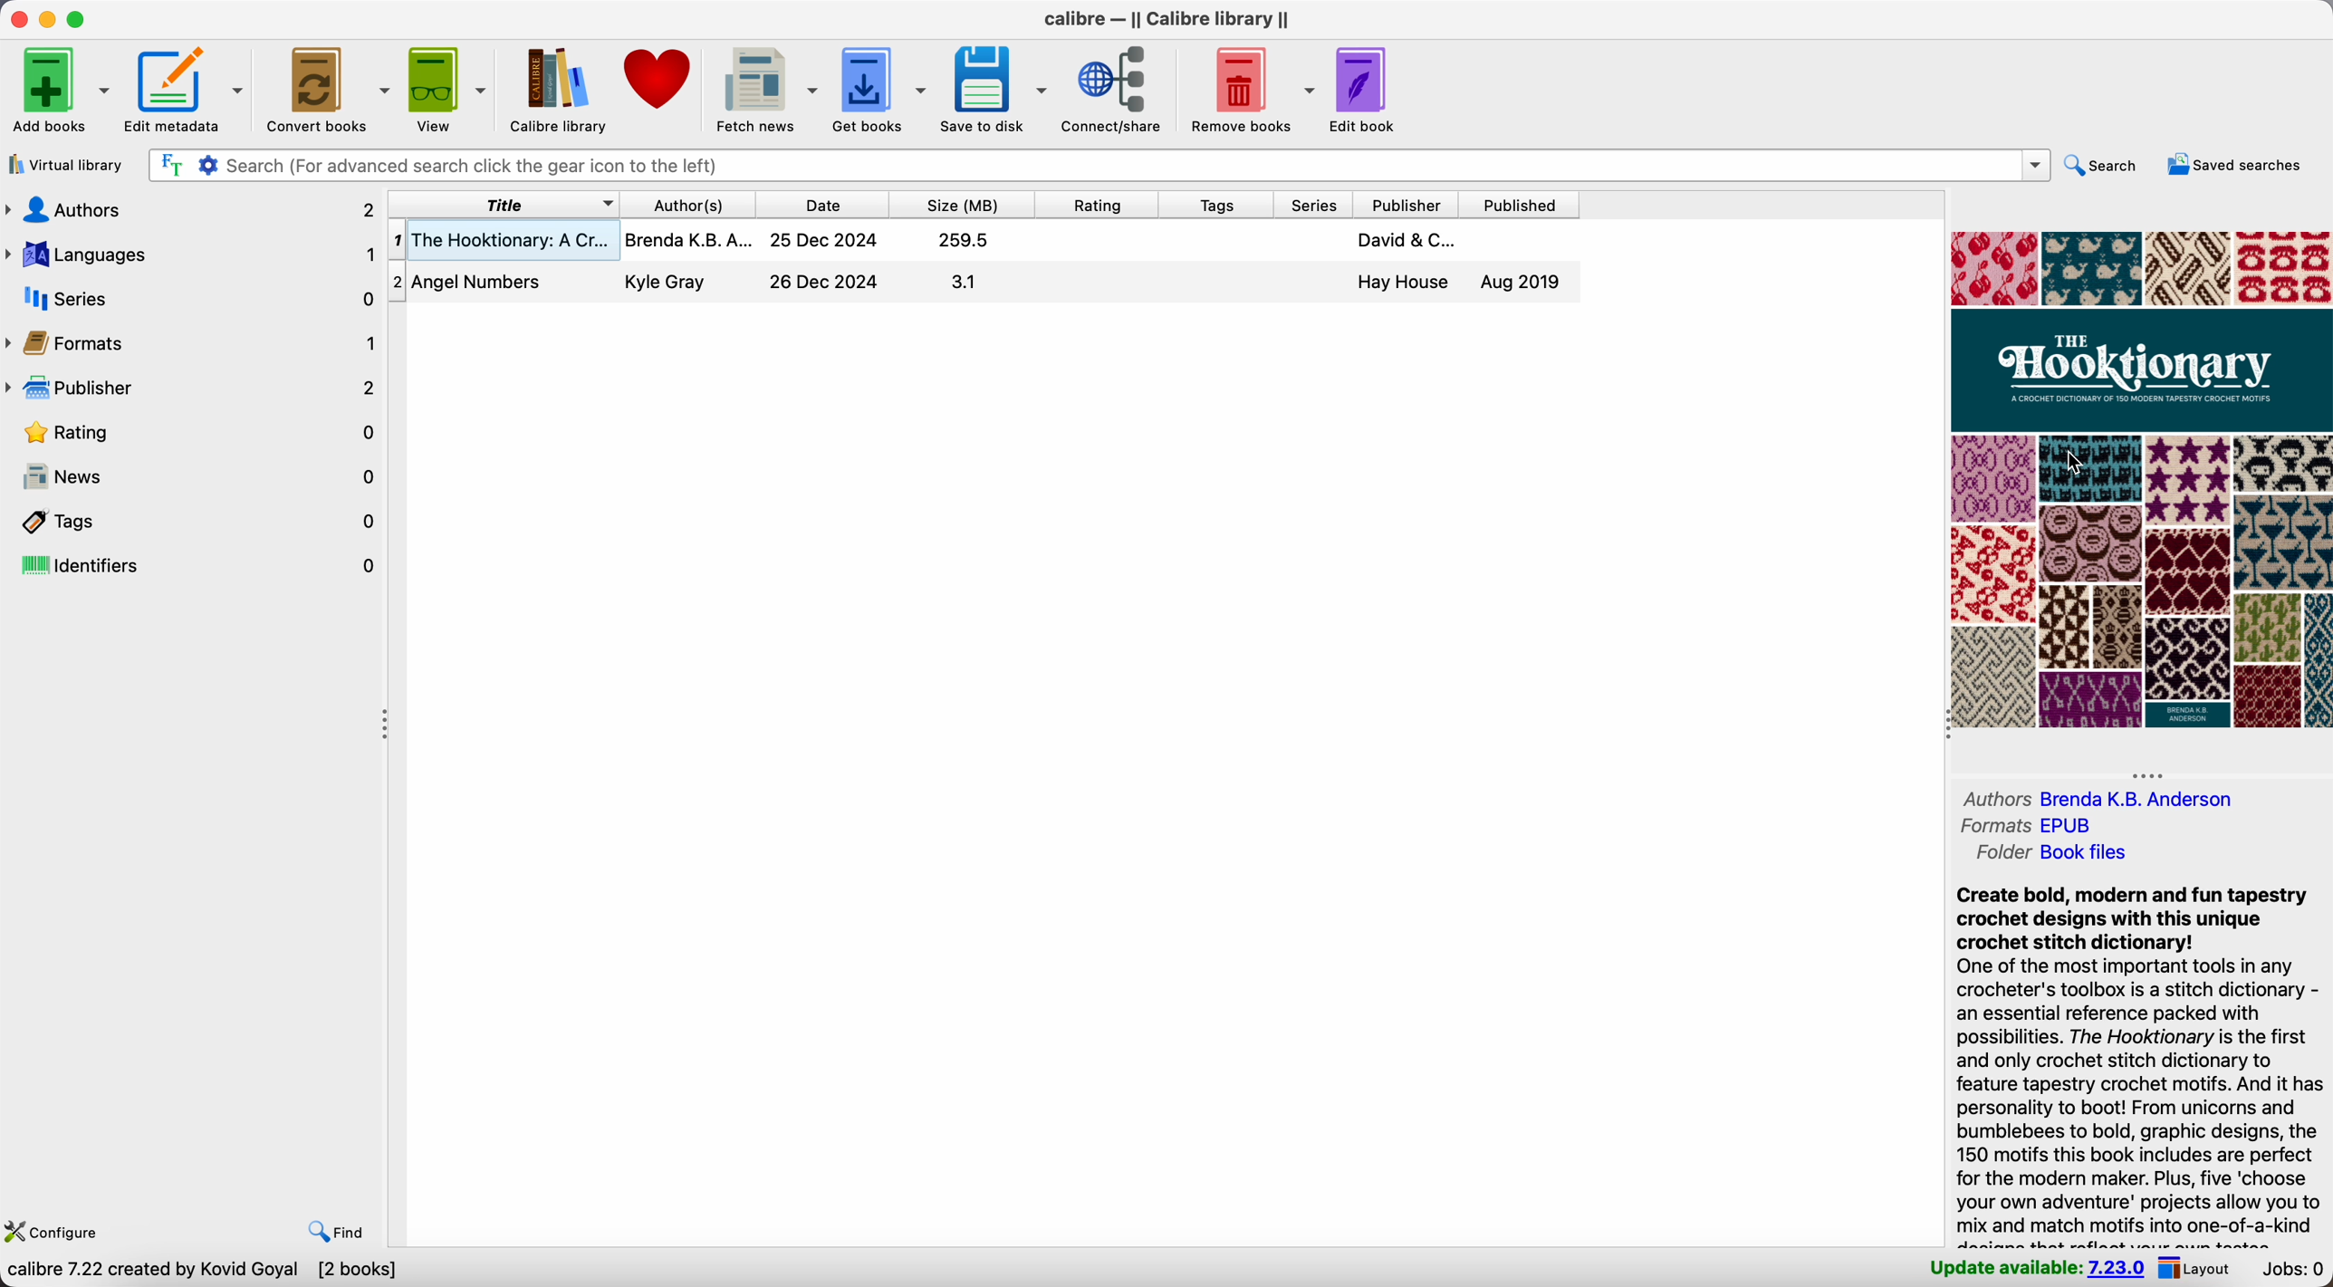 Image resolution: width=2333 pixels, height=1287 pixels. I want to click on authors, so click(2103, 799).